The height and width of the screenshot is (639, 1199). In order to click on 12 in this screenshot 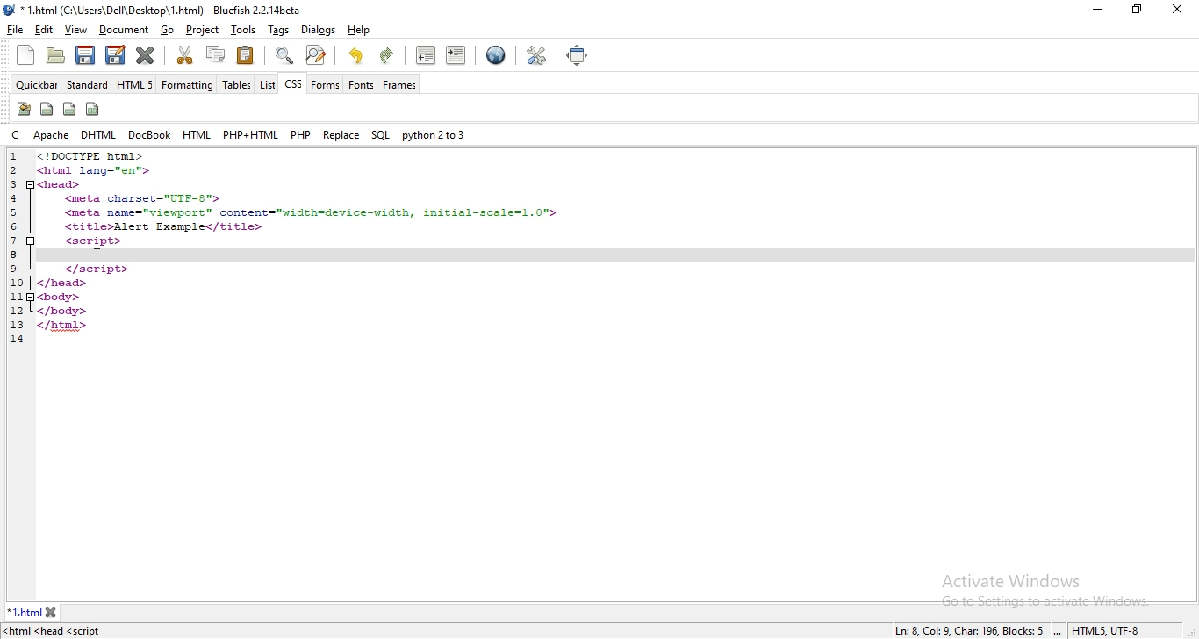, I will do `click(19, 311)`.